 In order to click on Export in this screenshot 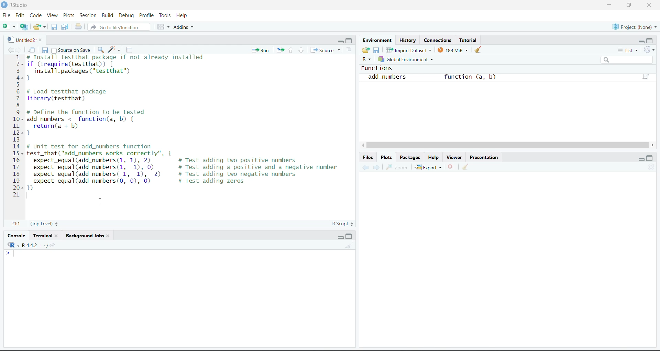, I will do `click(429, 167)`.